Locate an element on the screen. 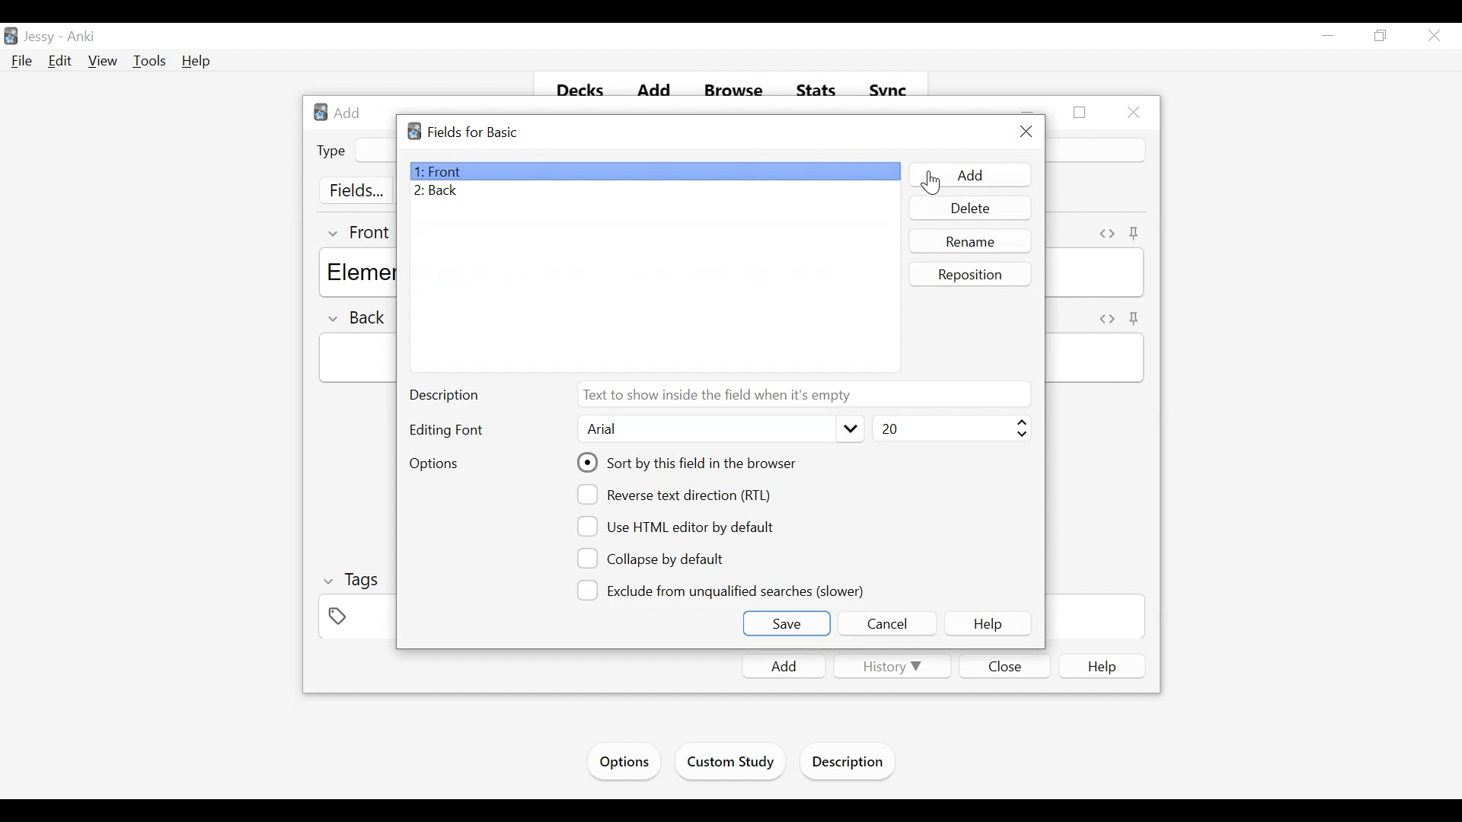 The height and width of the screenshot is (822, 1462). File is located at coordinates (22, 62).